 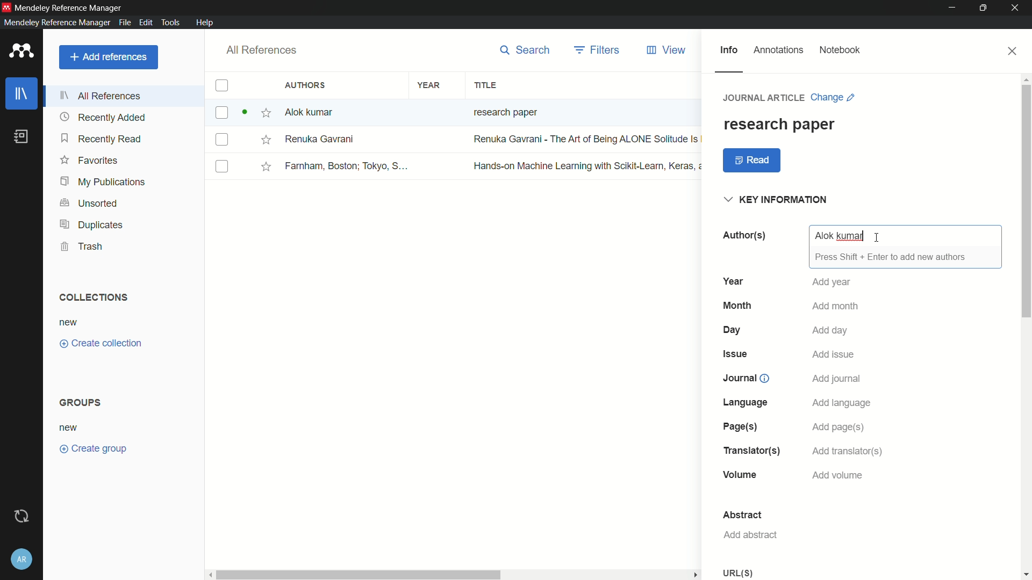 What do you see at coordinates (837, 379) in the screenshot?
I see `add journal` at bounding box center [837, 379].